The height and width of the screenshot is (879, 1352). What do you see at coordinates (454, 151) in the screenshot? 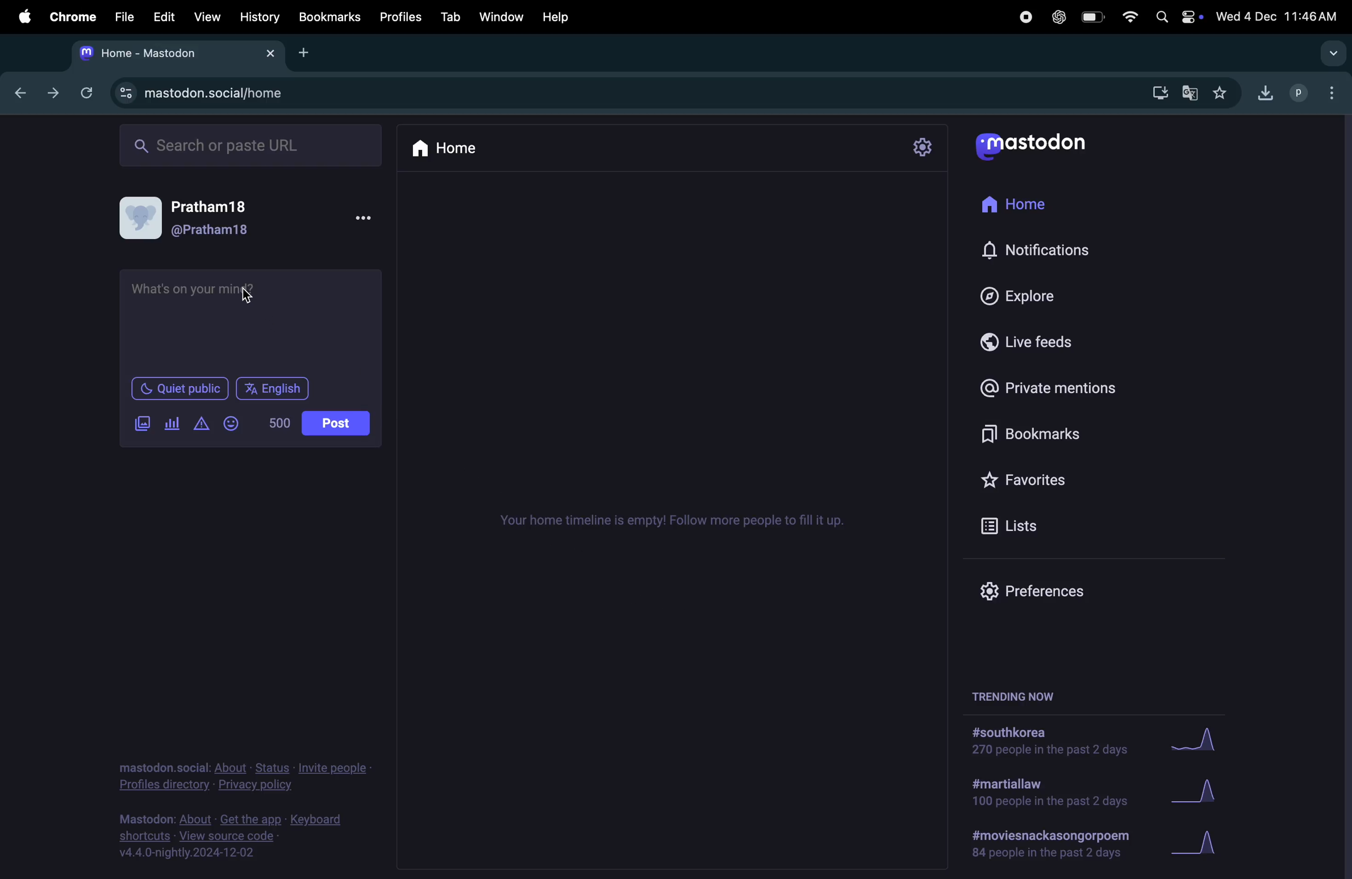
I see `Home` at bounding box center [454, 151].